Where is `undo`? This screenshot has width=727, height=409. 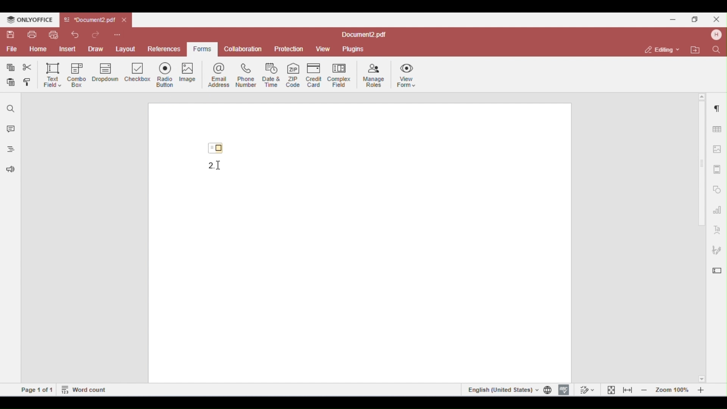 undo is located at coordinates (75, 34).